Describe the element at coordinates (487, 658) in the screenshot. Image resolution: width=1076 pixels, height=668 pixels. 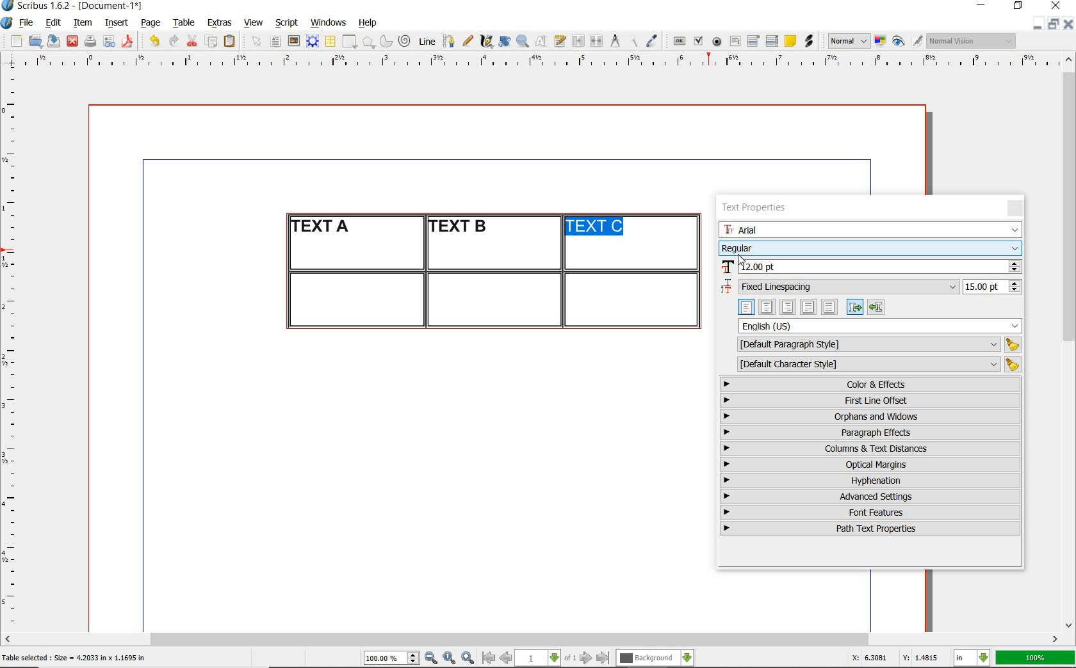
I see `go to first page` at that location.